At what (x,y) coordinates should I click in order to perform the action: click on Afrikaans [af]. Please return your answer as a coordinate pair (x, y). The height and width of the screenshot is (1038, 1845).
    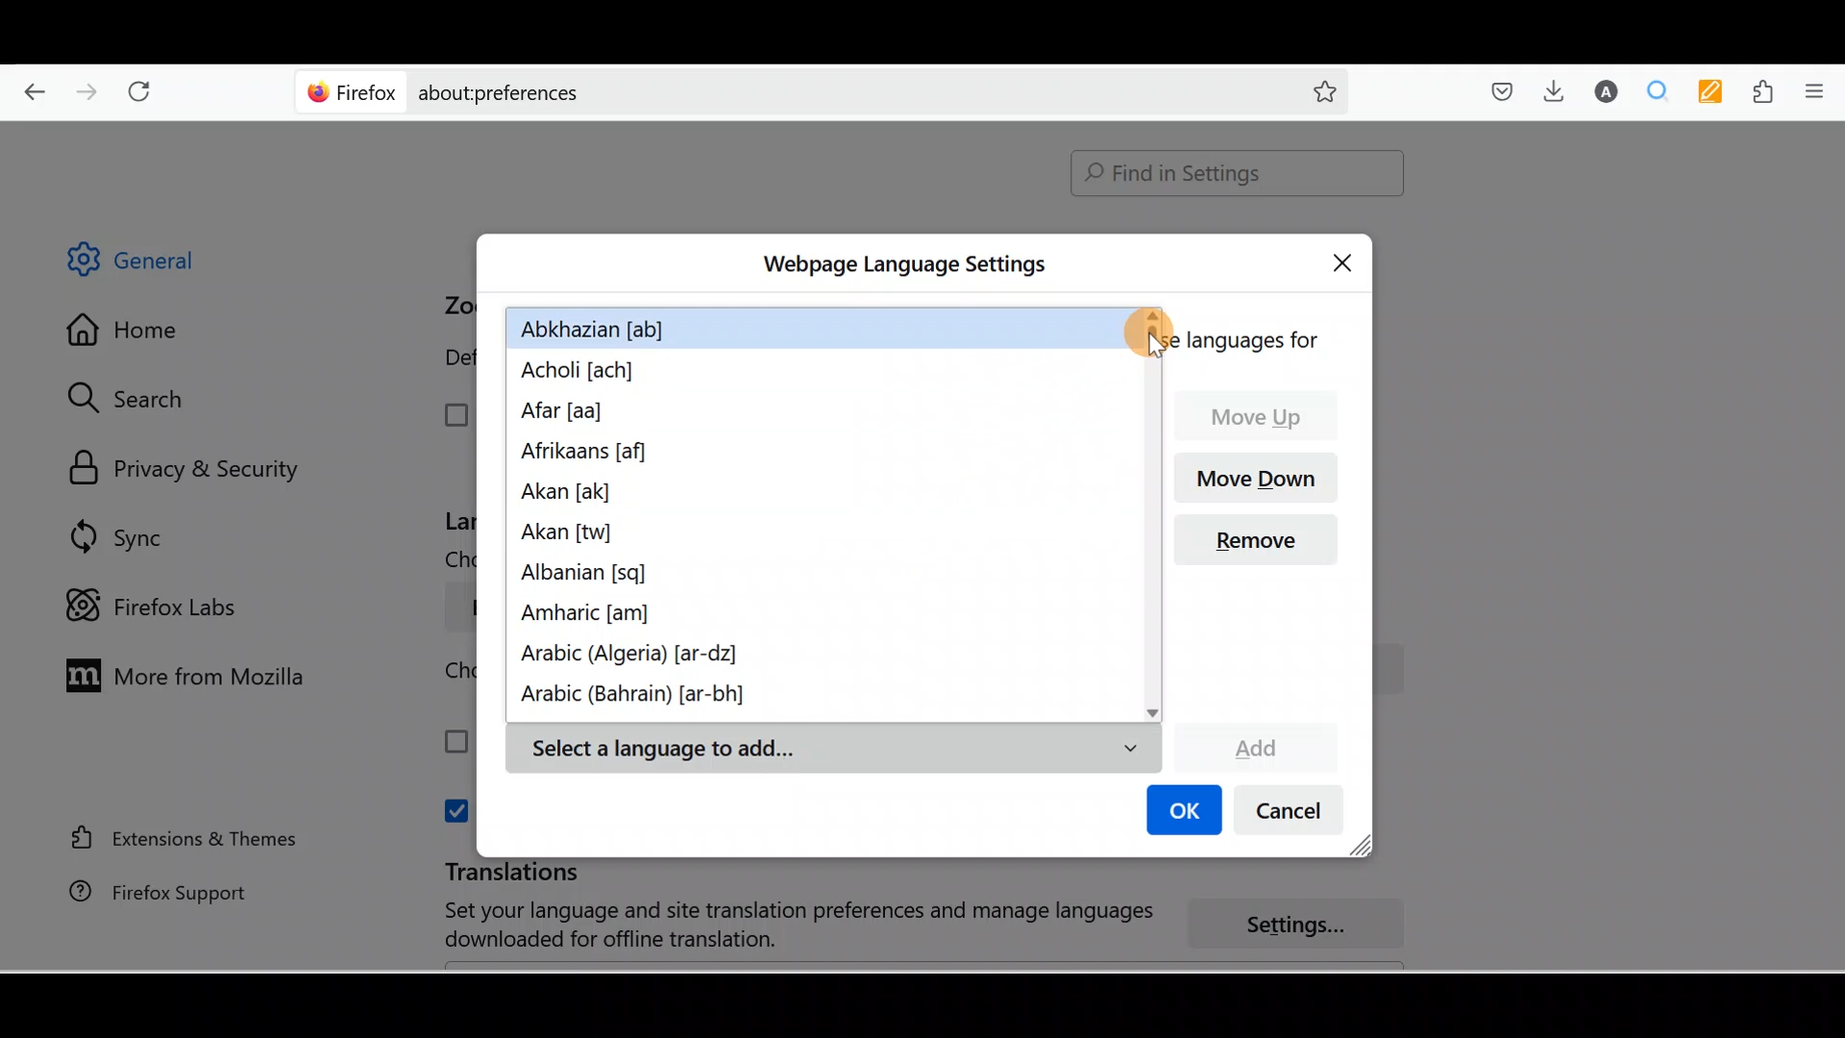
    Looking at the image, I should click on (582, 453).